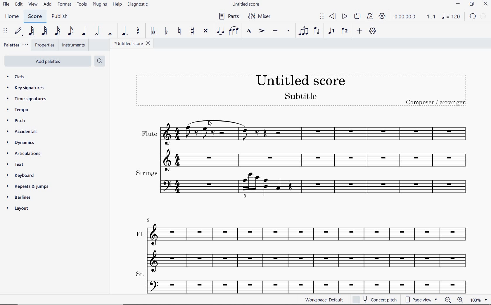 The image size is (491, 305). What do you see at coordinates (18, 110) in the screenshot?
I see `tempo` at bounding box center [18, 110].